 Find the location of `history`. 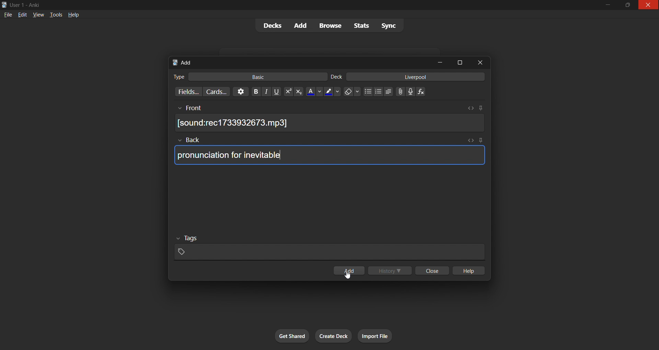

history is located at coordinates (391, 271).